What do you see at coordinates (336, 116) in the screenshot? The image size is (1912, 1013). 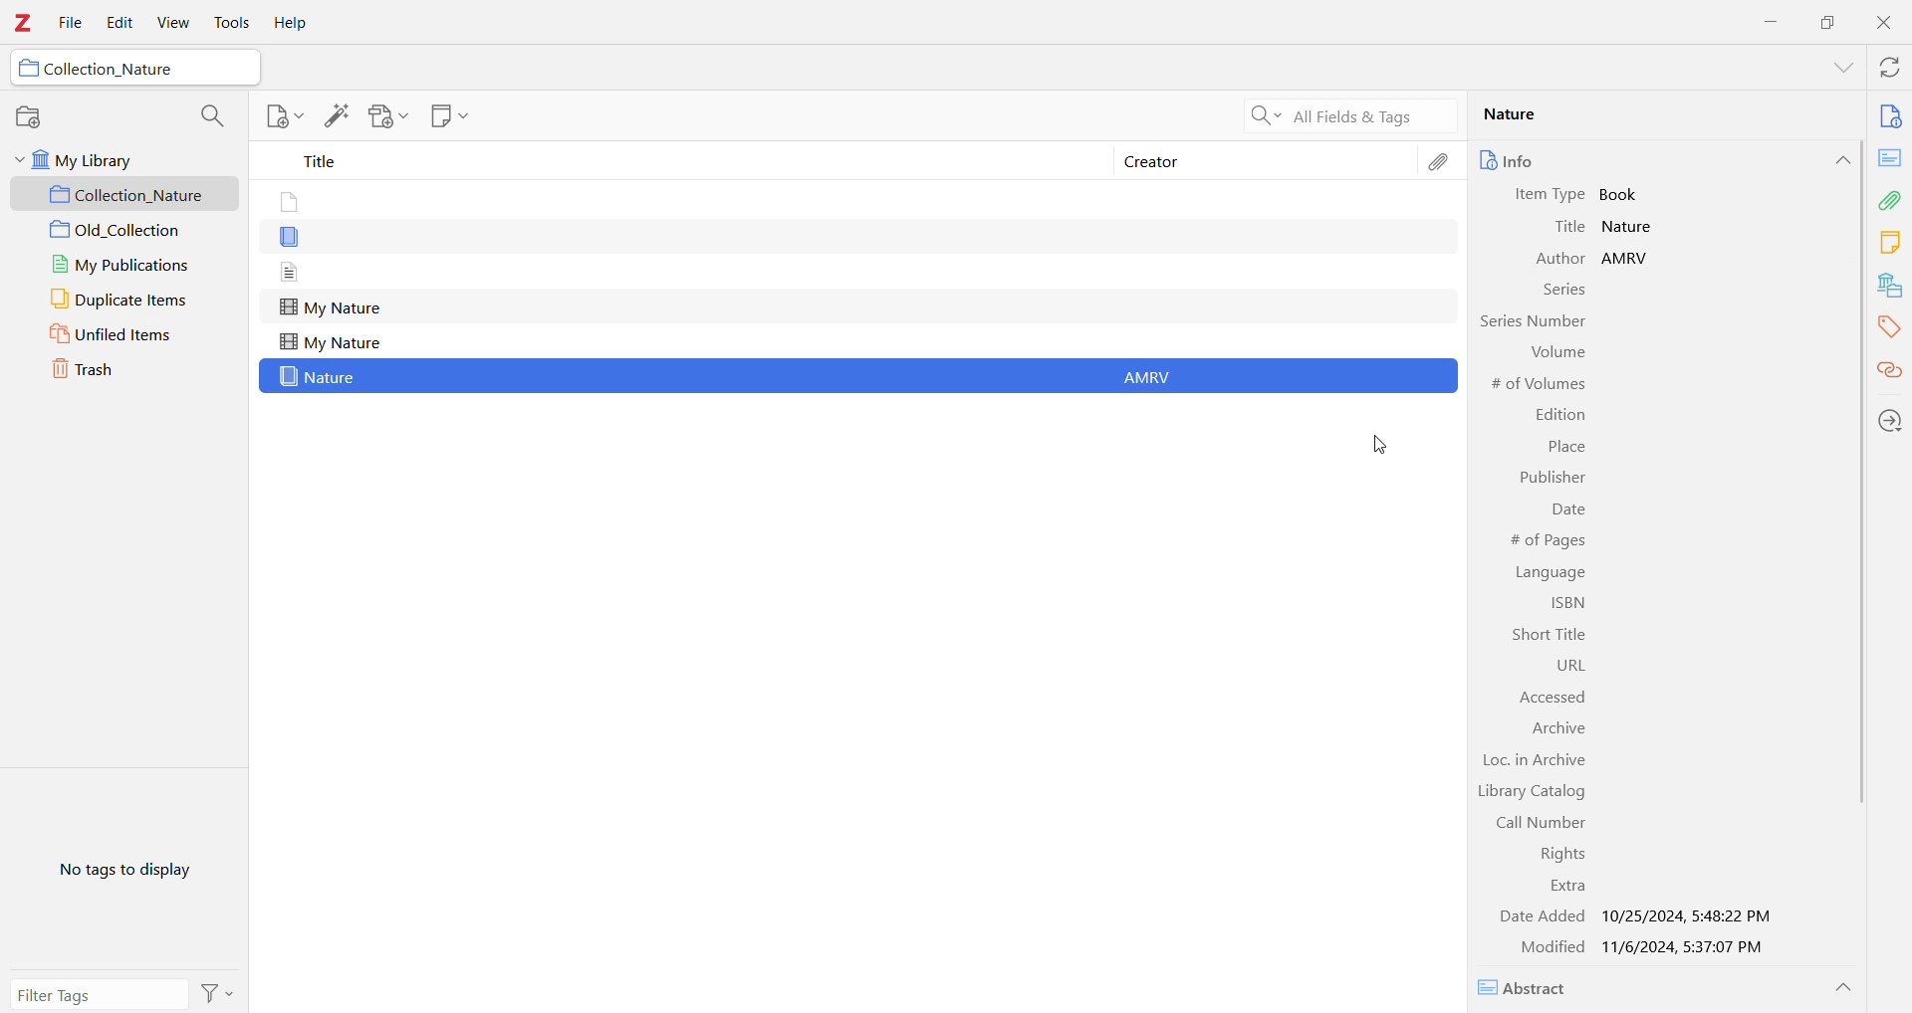 I see `Add item(s) by identifier` at bounding box center [336, 116].